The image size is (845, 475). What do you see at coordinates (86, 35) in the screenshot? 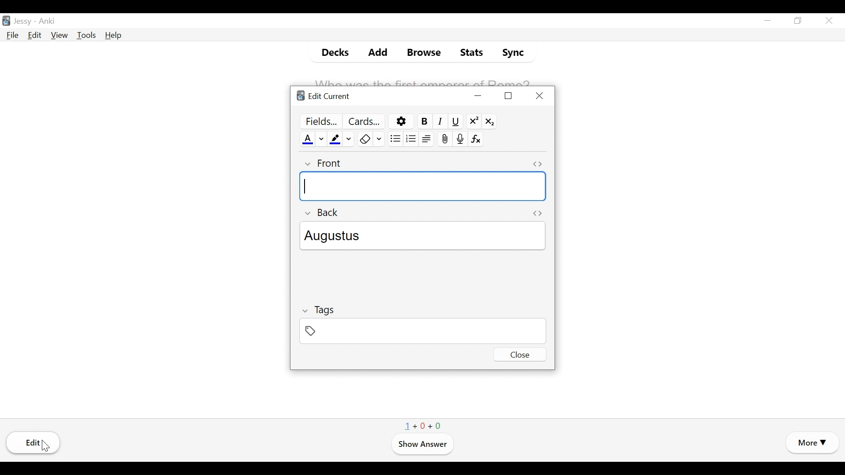
I see `Tools` at bounding box center [86, 35].